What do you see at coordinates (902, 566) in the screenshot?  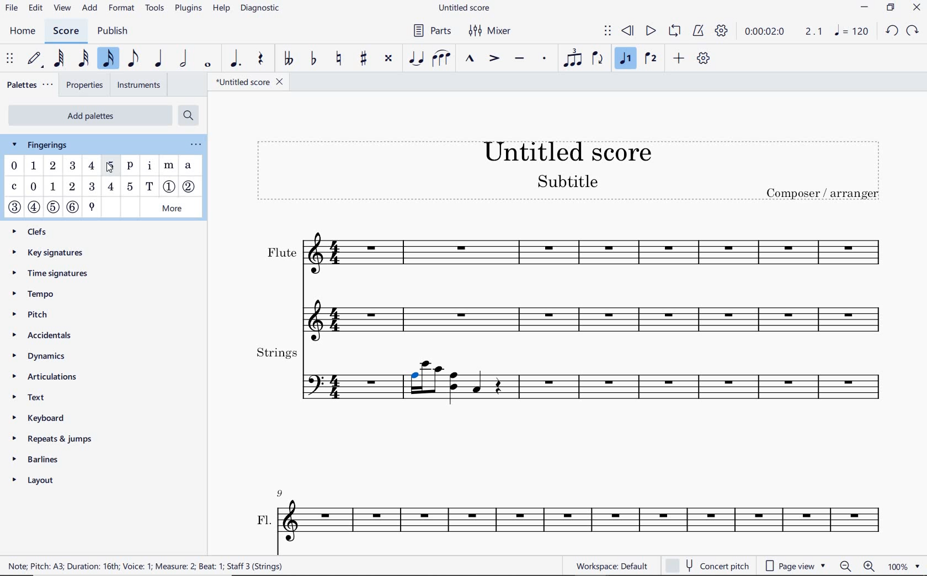 I see `zoom factor` at bounding box center [902, 566].